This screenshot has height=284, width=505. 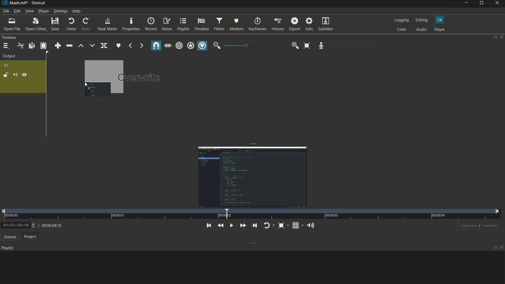 What do you see at coordinates (190, 46) in the screenshot?
I see `ripple all tracks` at bounding box center [190, 46].